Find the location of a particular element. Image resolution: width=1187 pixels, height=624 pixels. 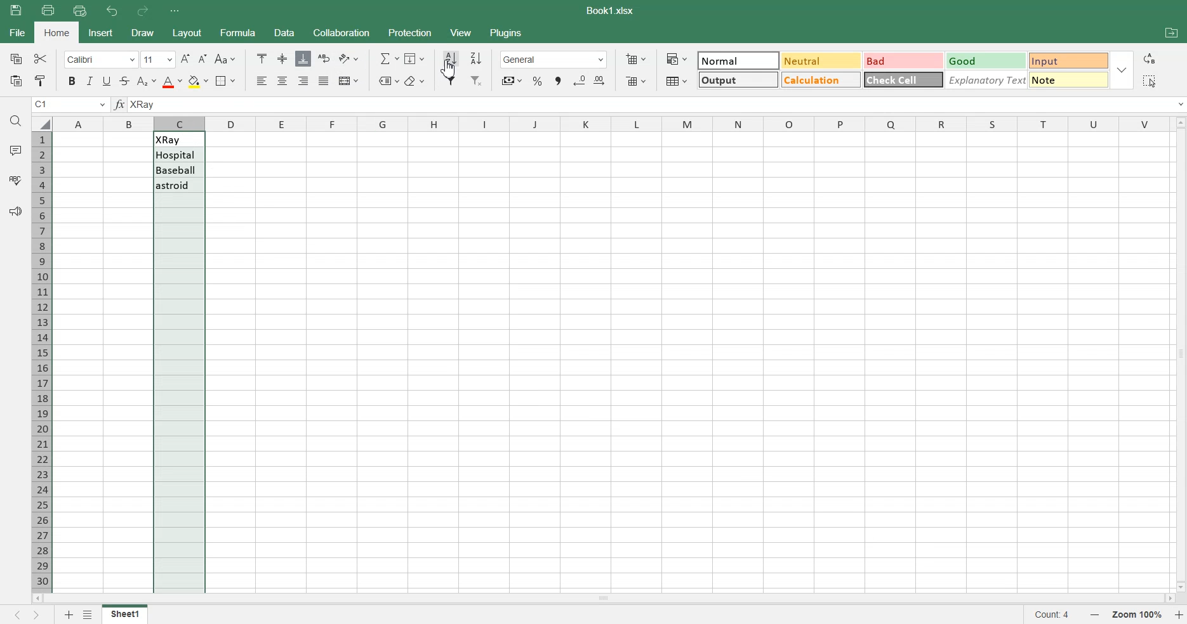

Decrease Decimal is located at coordinates (580, 81).